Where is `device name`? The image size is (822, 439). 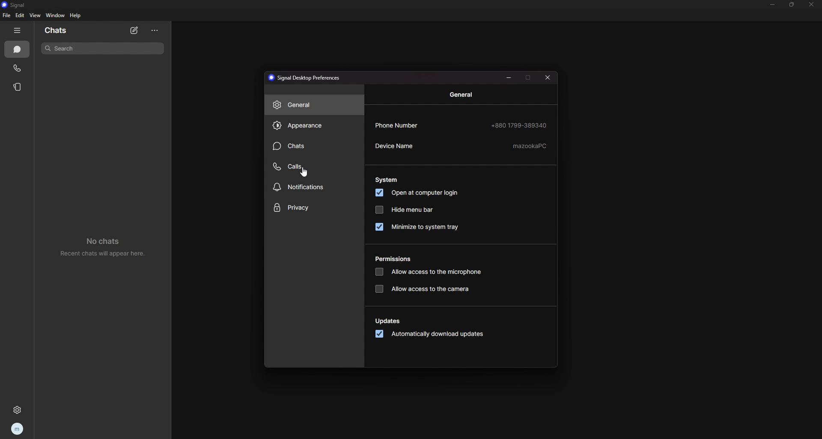 device name is located at coordinates (408, 146).